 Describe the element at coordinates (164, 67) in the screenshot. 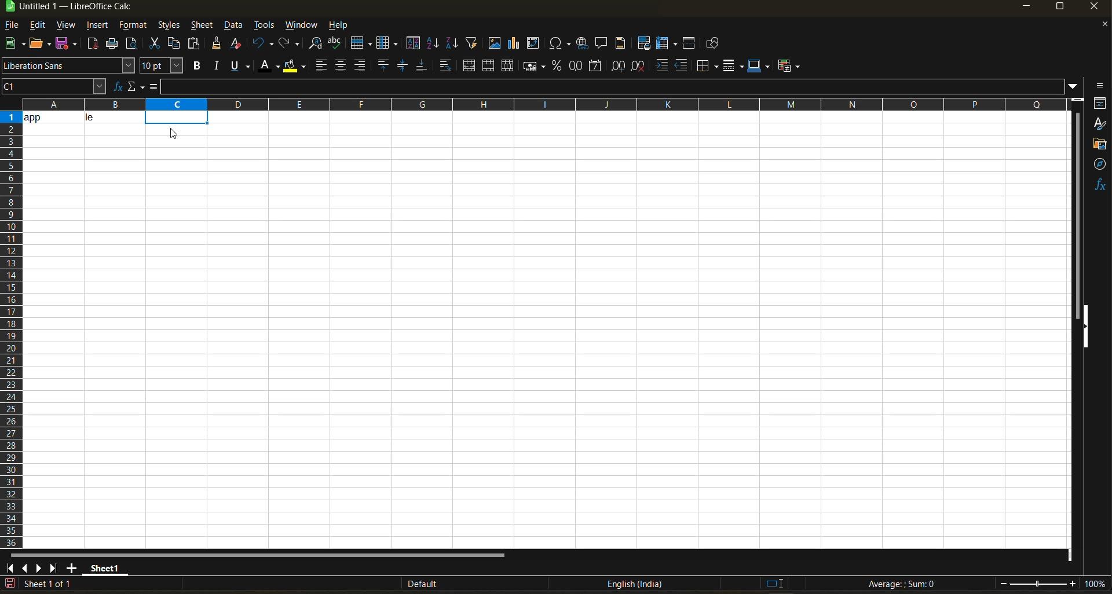

I see `font size` at that location.